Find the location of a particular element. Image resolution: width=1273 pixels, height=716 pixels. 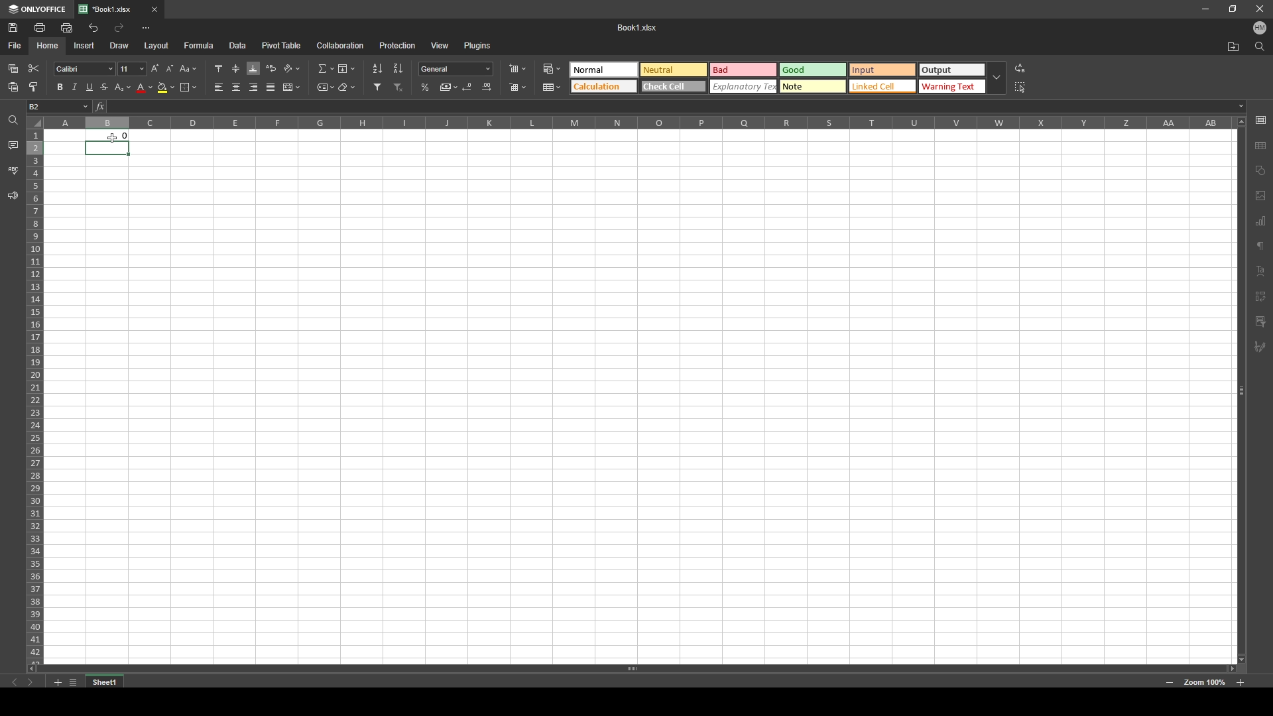

redo is located at coordinates (119, 28).